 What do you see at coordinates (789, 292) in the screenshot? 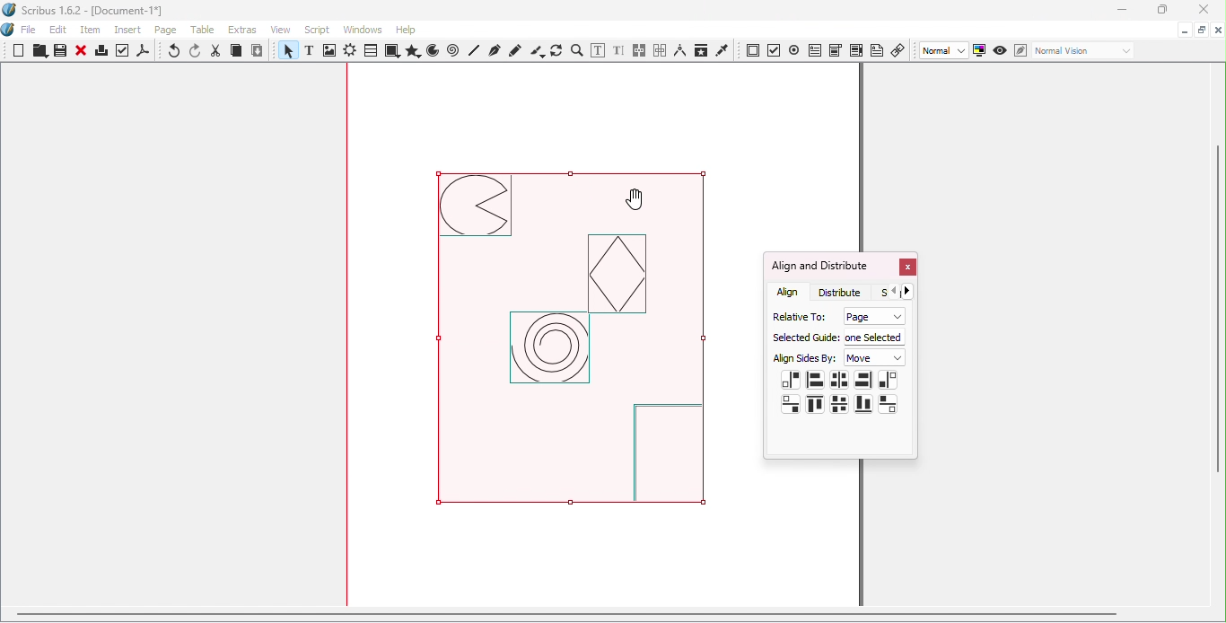
I see `Align` at bounding box center [789, 292].